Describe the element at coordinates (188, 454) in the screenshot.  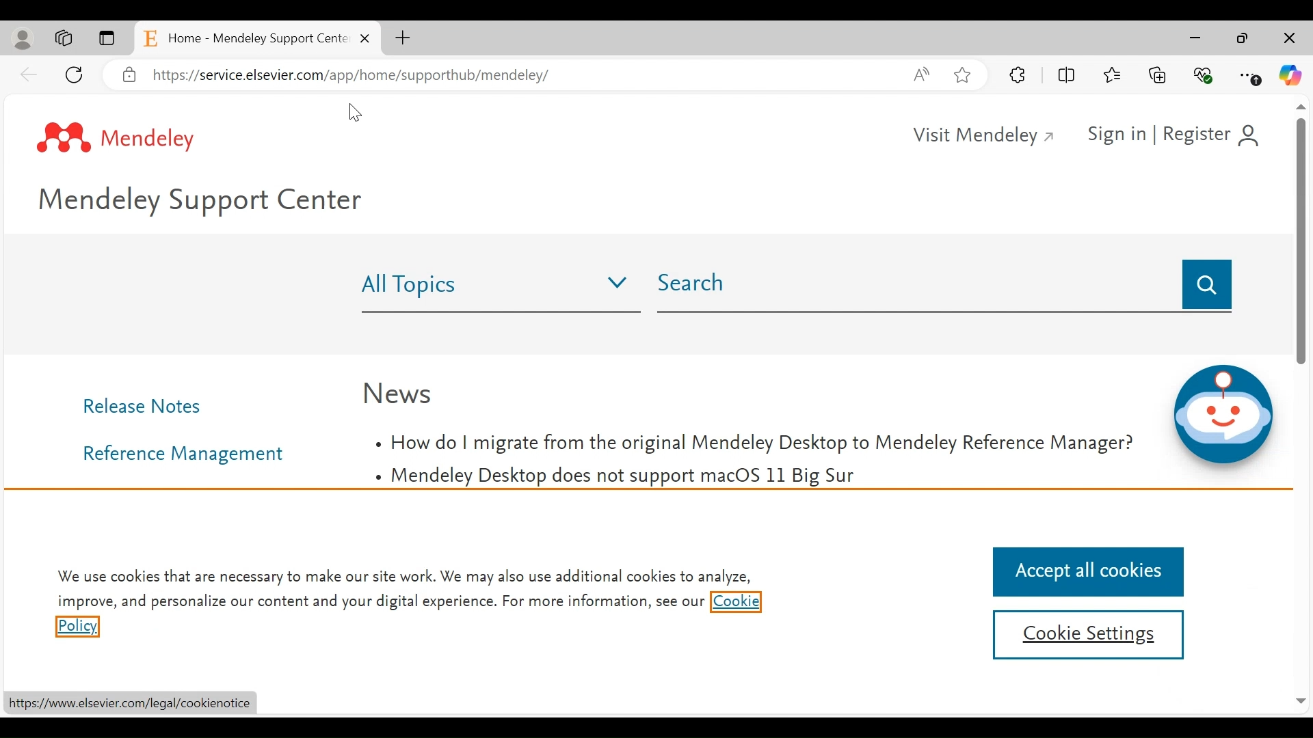
I see `Reference Manager` at that location.